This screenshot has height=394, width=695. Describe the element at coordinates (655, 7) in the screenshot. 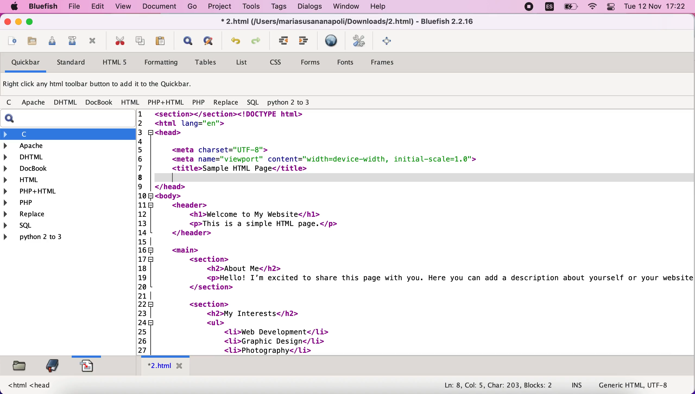

I see `Tue 12 Nov 17:22` at that location.